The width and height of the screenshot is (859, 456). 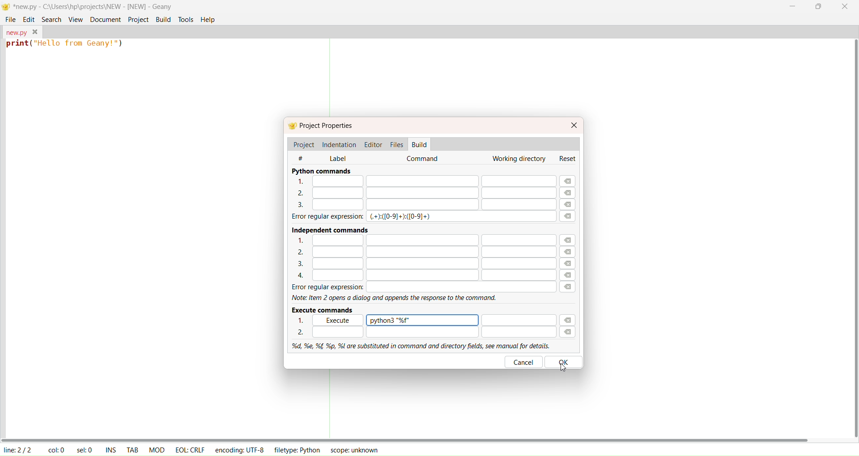 I want to click on TAB, so click(x=132, y=449).